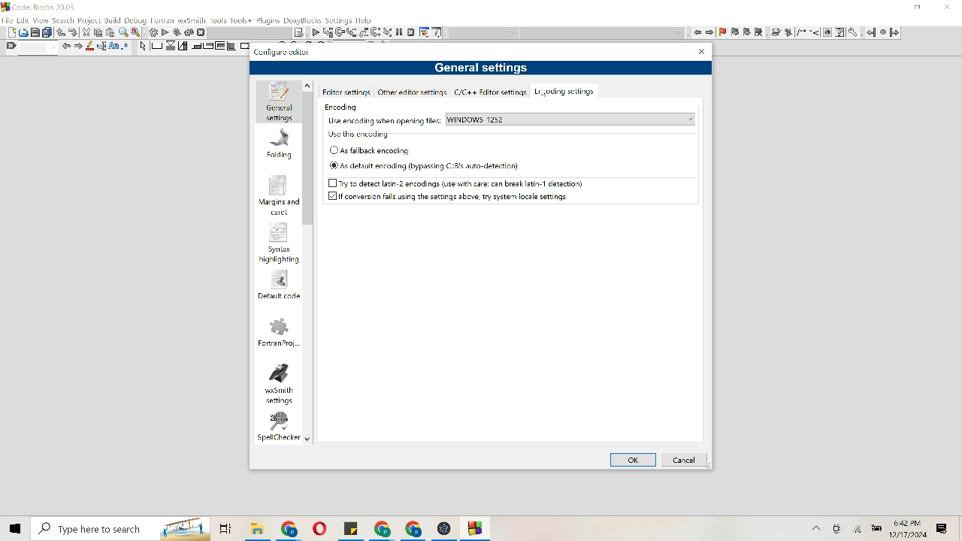 Image resolution: width=962 pixels, height=541 pixels. I want to click on Folding, so click(279, 144).